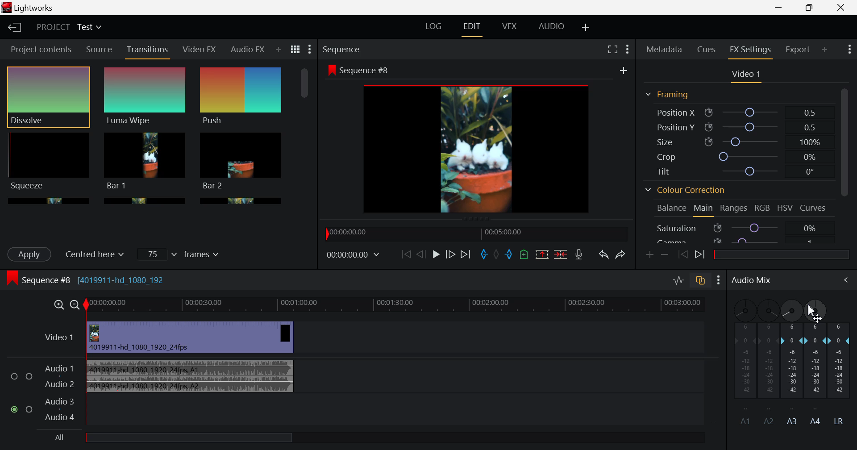 This screenshot has width=857, height=450. Describe the element at coordinates (343, 49) in the screenshot. I see `Sequence Preview Section` at that location.